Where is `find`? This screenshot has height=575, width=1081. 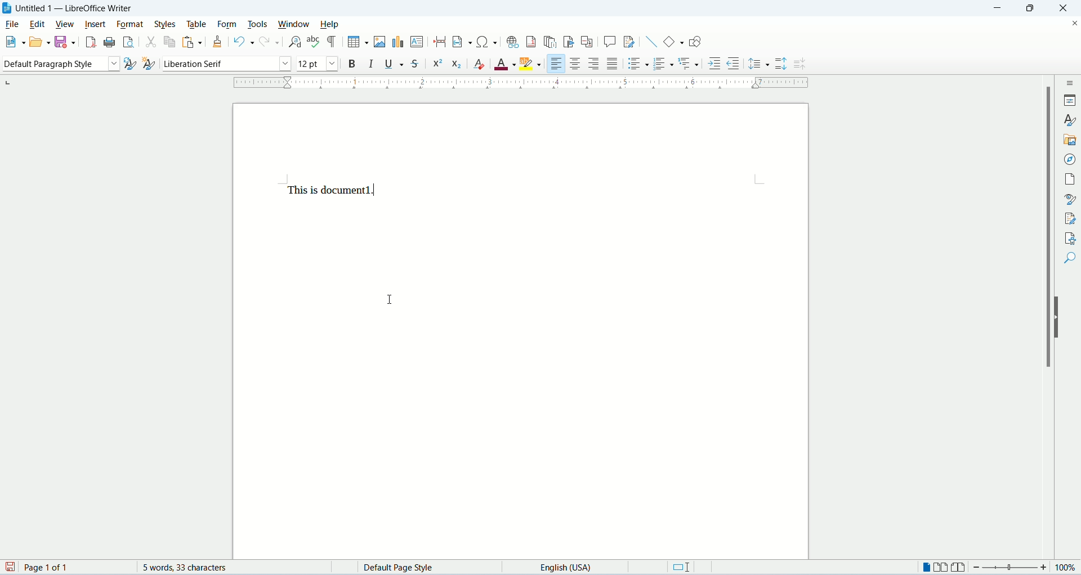 find is located at coordinates (1069, 257).